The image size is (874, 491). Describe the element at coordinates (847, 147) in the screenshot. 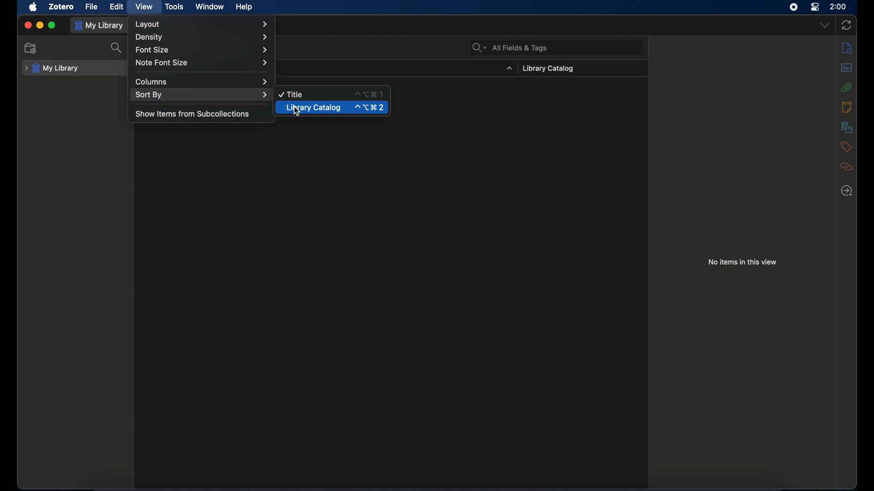

I see `tags` at that location.